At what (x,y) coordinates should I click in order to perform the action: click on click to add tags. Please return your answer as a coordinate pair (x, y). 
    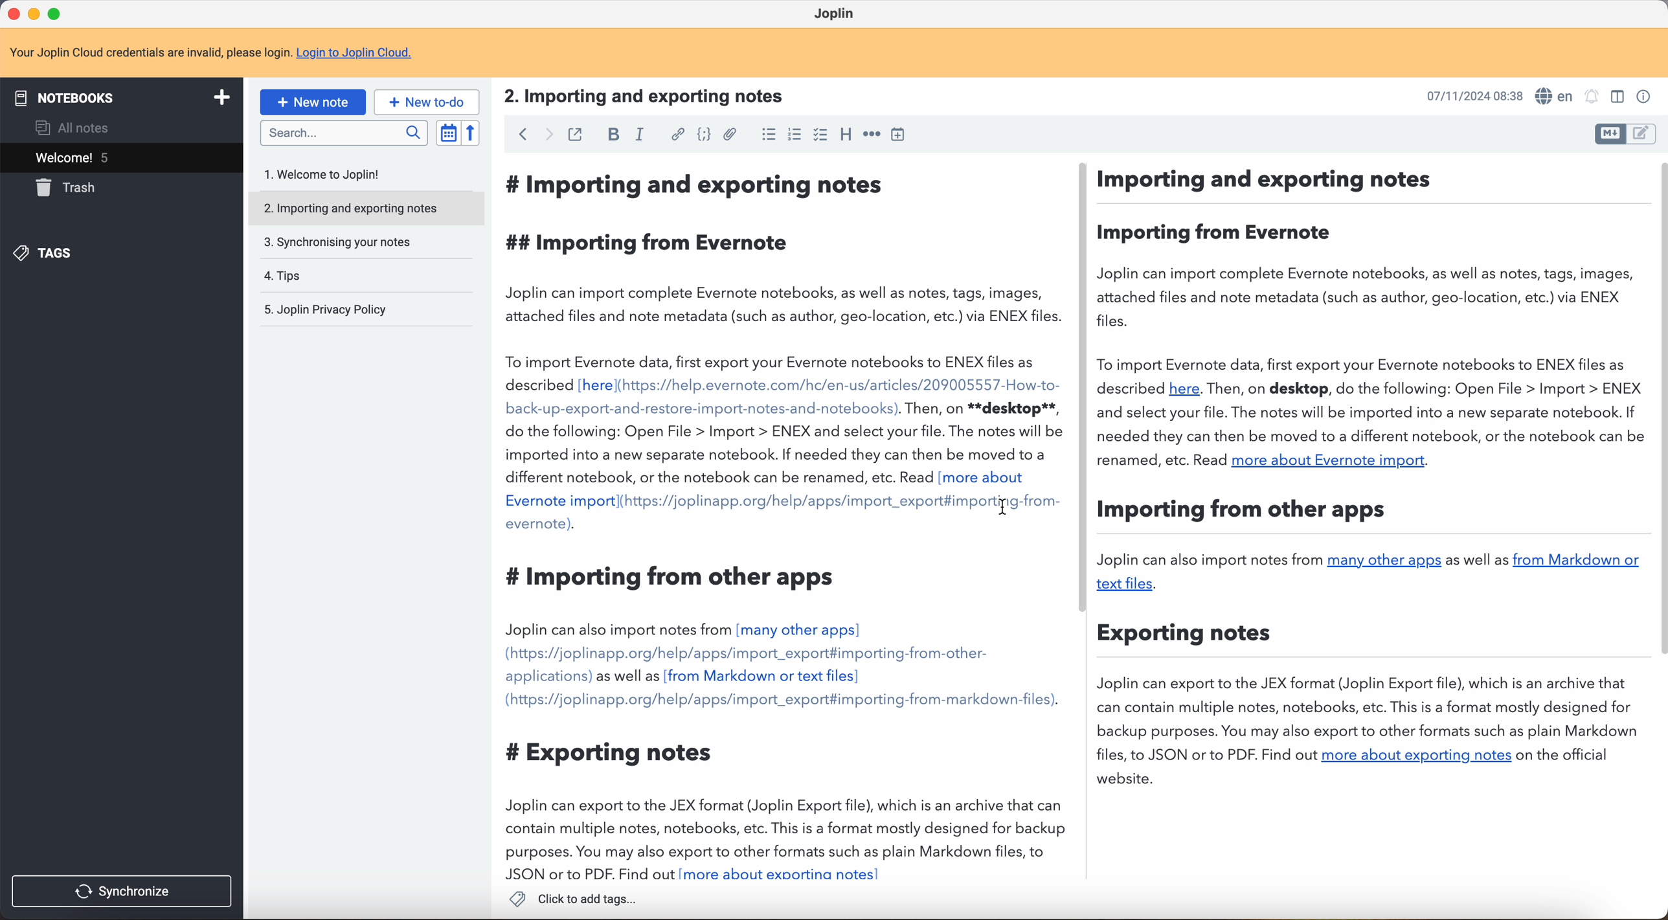
    Looking at the image, I should click on (571, 899).